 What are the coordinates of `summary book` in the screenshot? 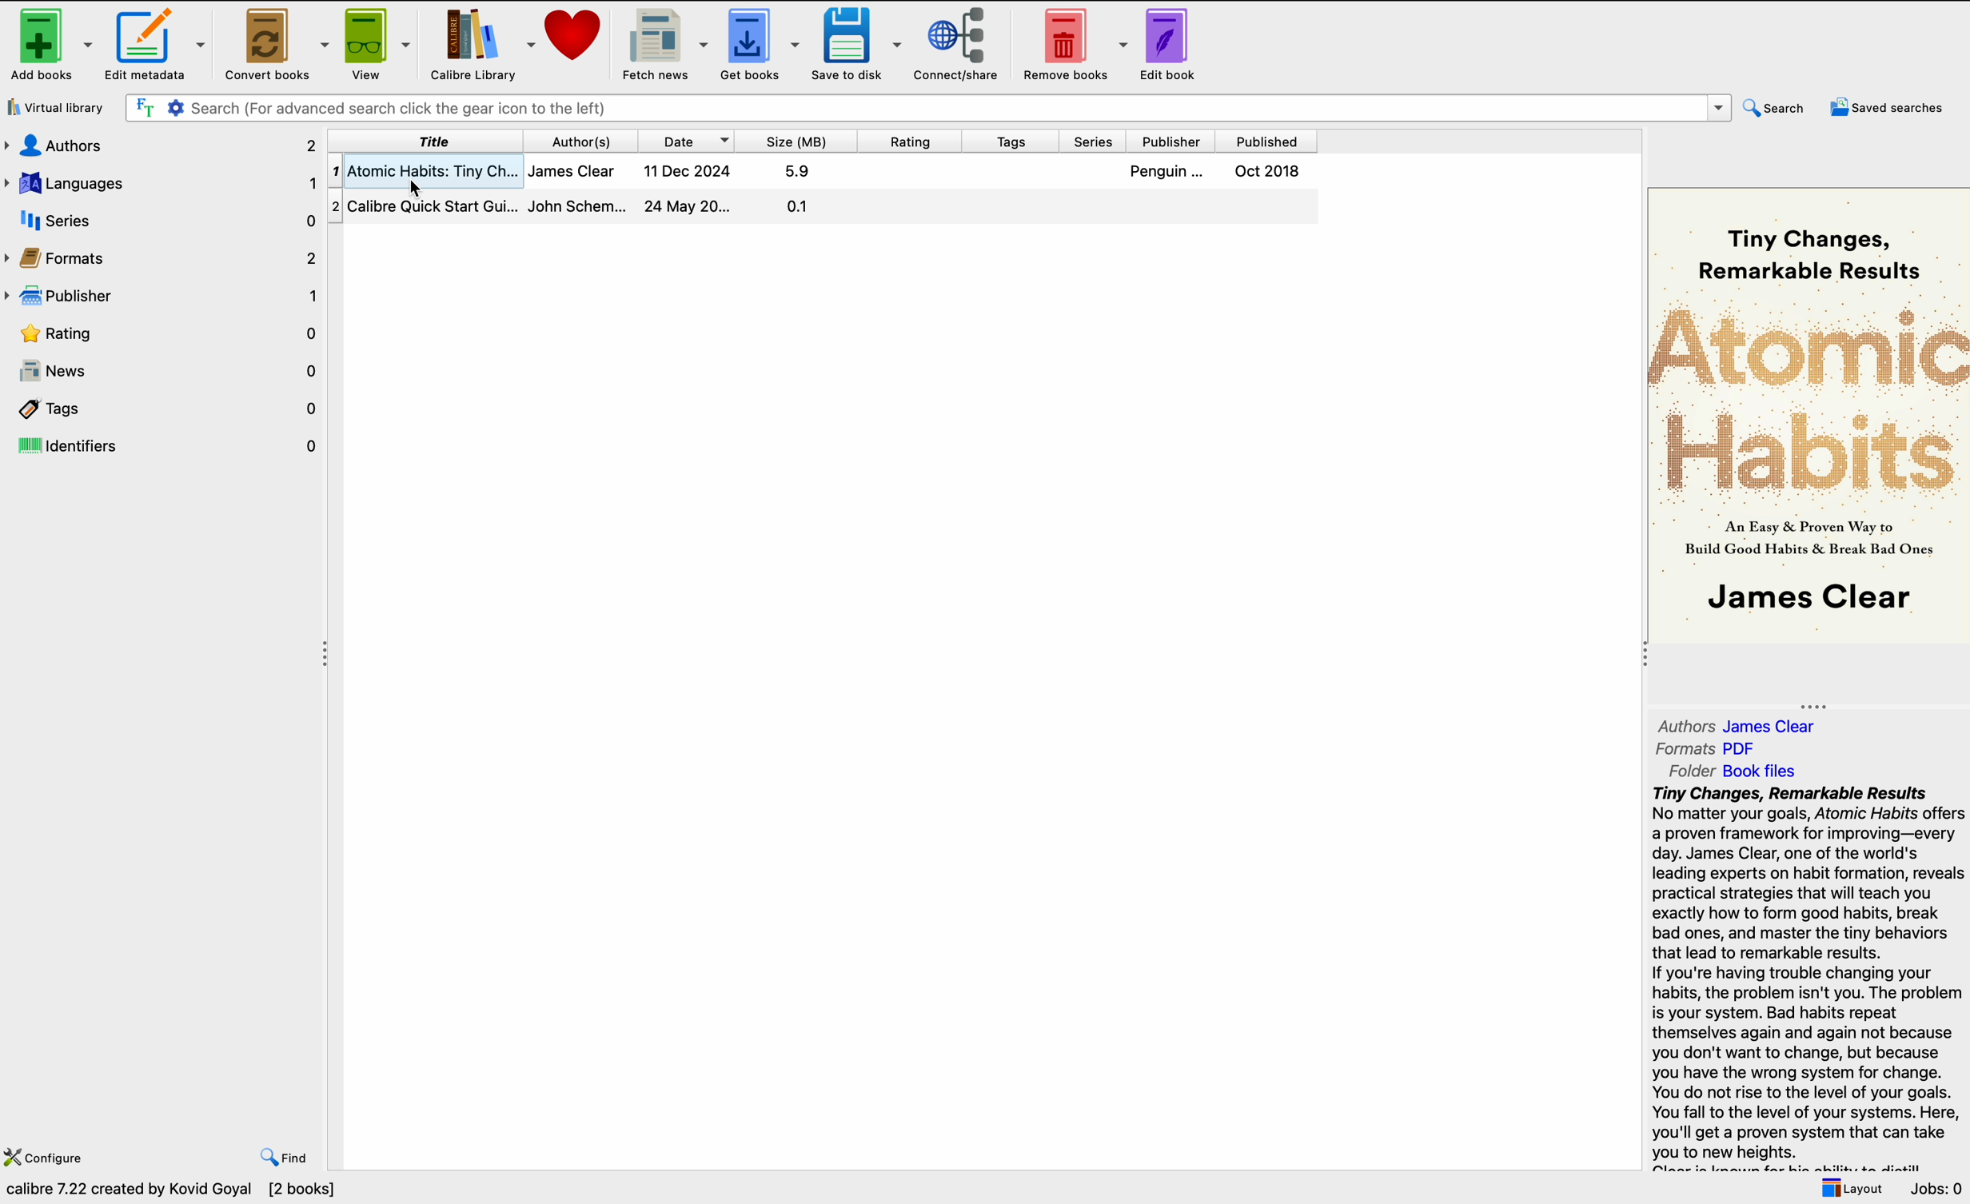 It's located at (1808, 978).